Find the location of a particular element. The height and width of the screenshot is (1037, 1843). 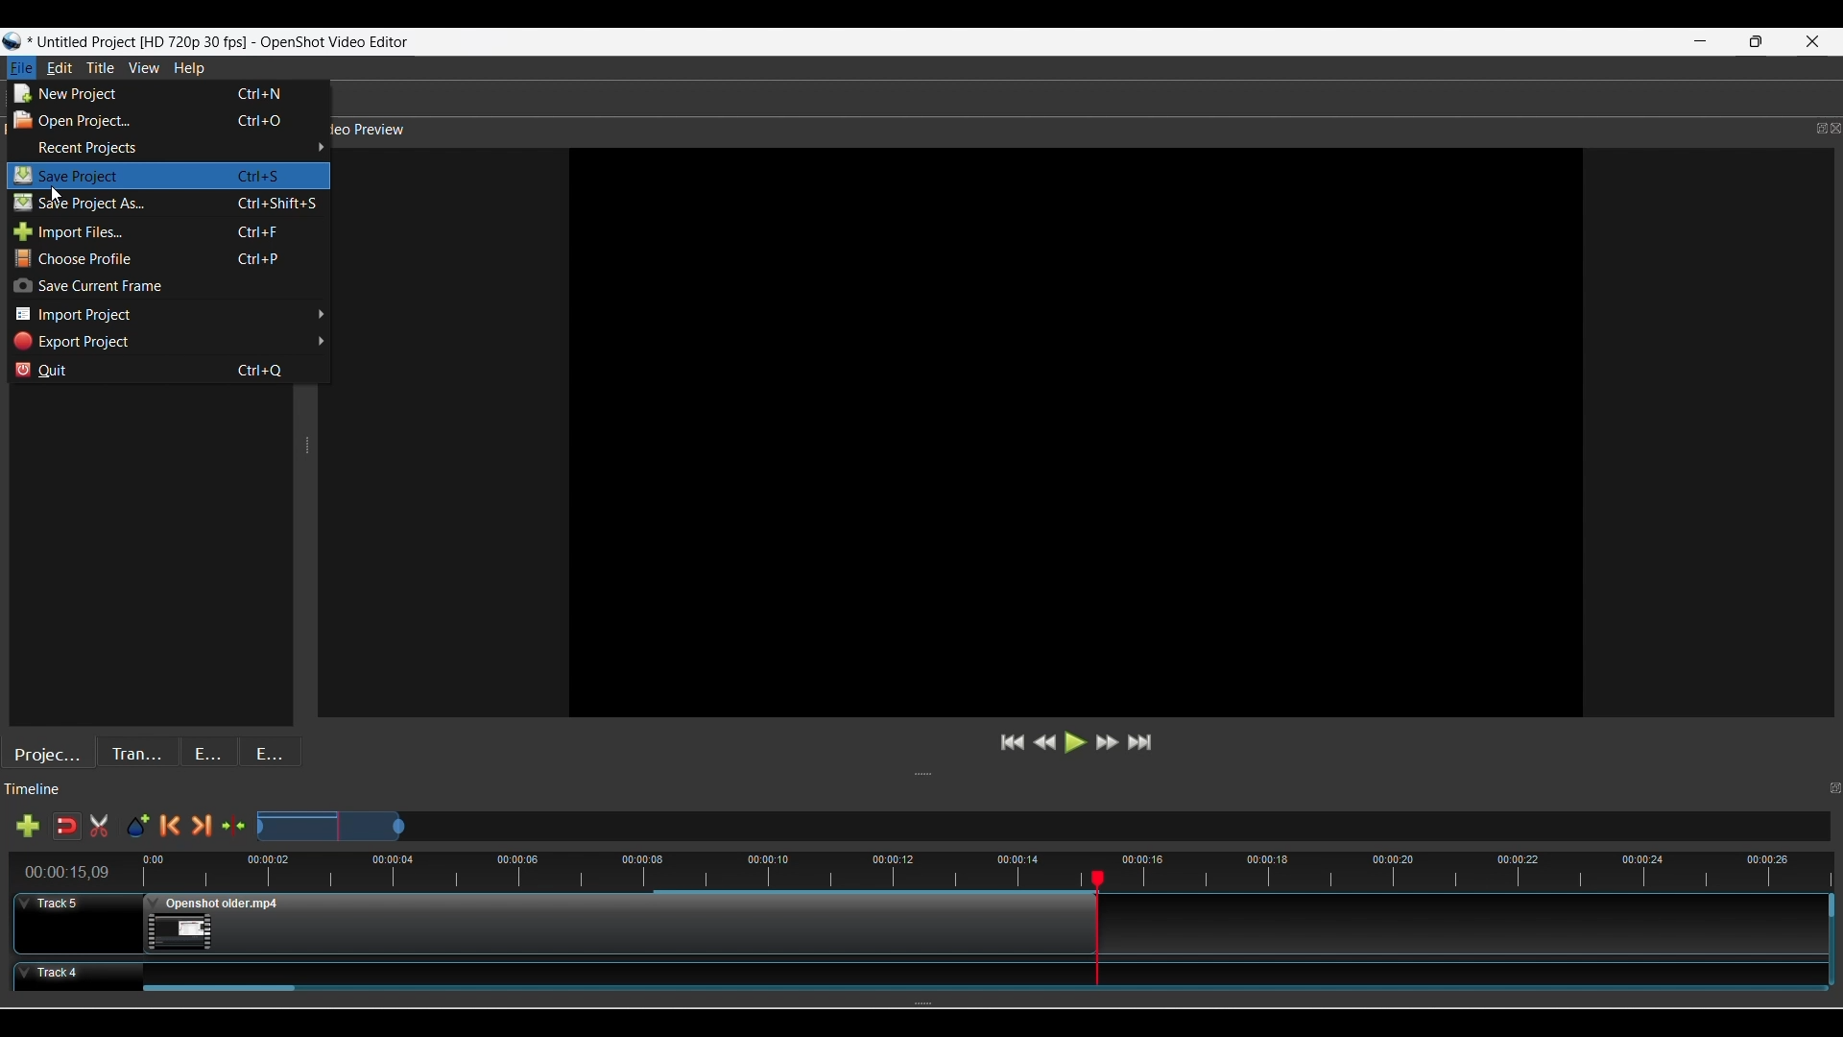

Track Header for track 4 is located at coordinates (70, 977).